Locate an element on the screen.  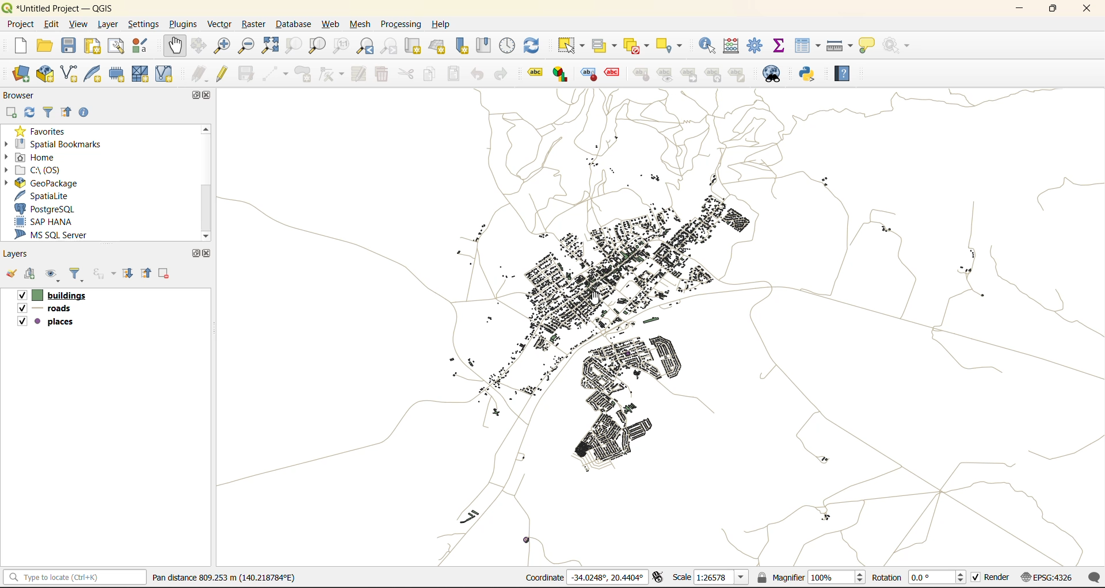
statistical summary is located at coordinates (781, 45).